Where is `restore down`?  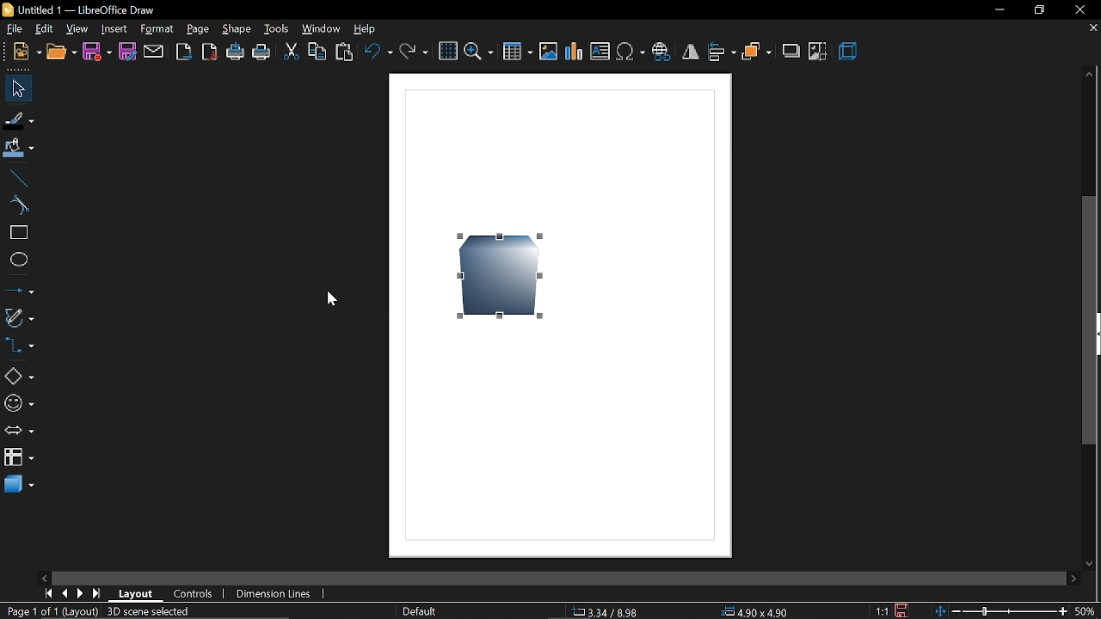 restore down is located at coordinates (1037, 12).